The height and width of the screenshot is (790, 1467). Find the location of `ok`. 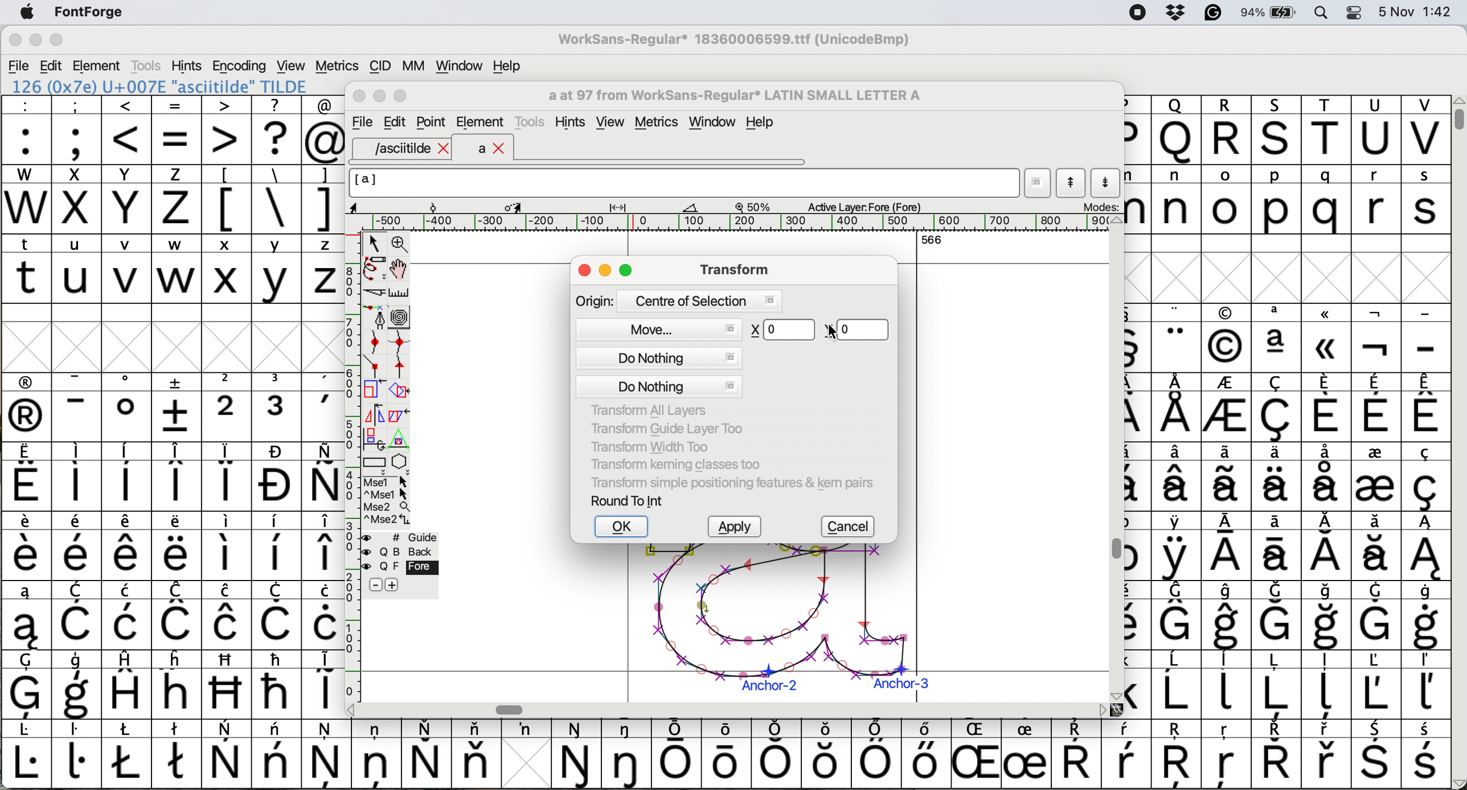

ok is located at coordinates (623, 527).